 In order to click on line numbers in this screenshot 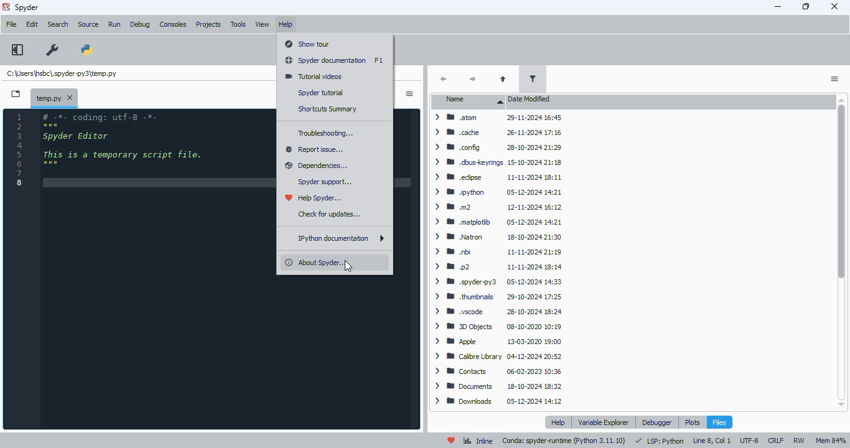, I will do `click(21, 150)`.